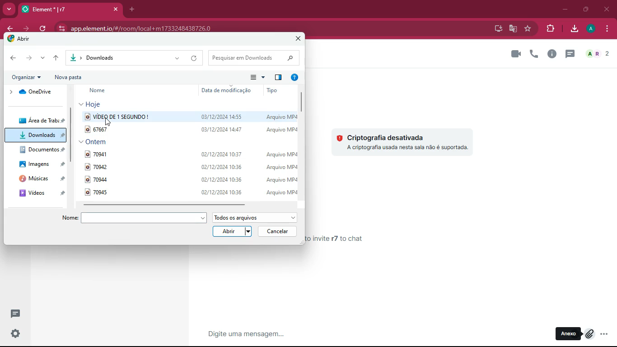 The width and height of the screenshot is (617, 347). Describe the element at coordinates (255, 217) in the screenshot. I see `todos os arquivos` at that location.